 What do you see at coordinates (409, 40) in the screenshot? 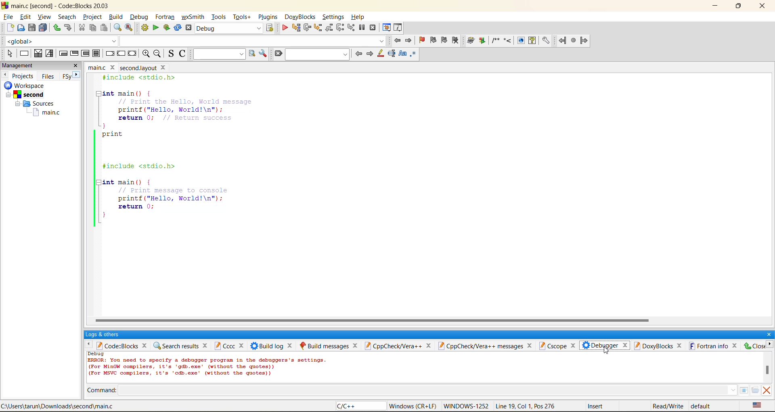
I see `jump forward` at bounding box center [409, 40].